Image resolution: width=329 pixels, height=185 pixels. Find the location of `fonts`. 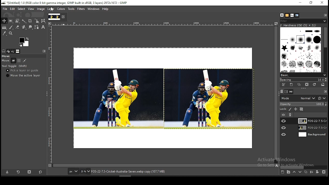

fonts is located at coordinates (292, 15).